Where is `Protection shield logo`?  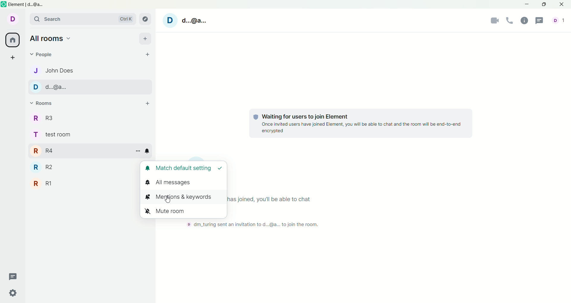
Protection shield logo is located at coordinates (256, 117).